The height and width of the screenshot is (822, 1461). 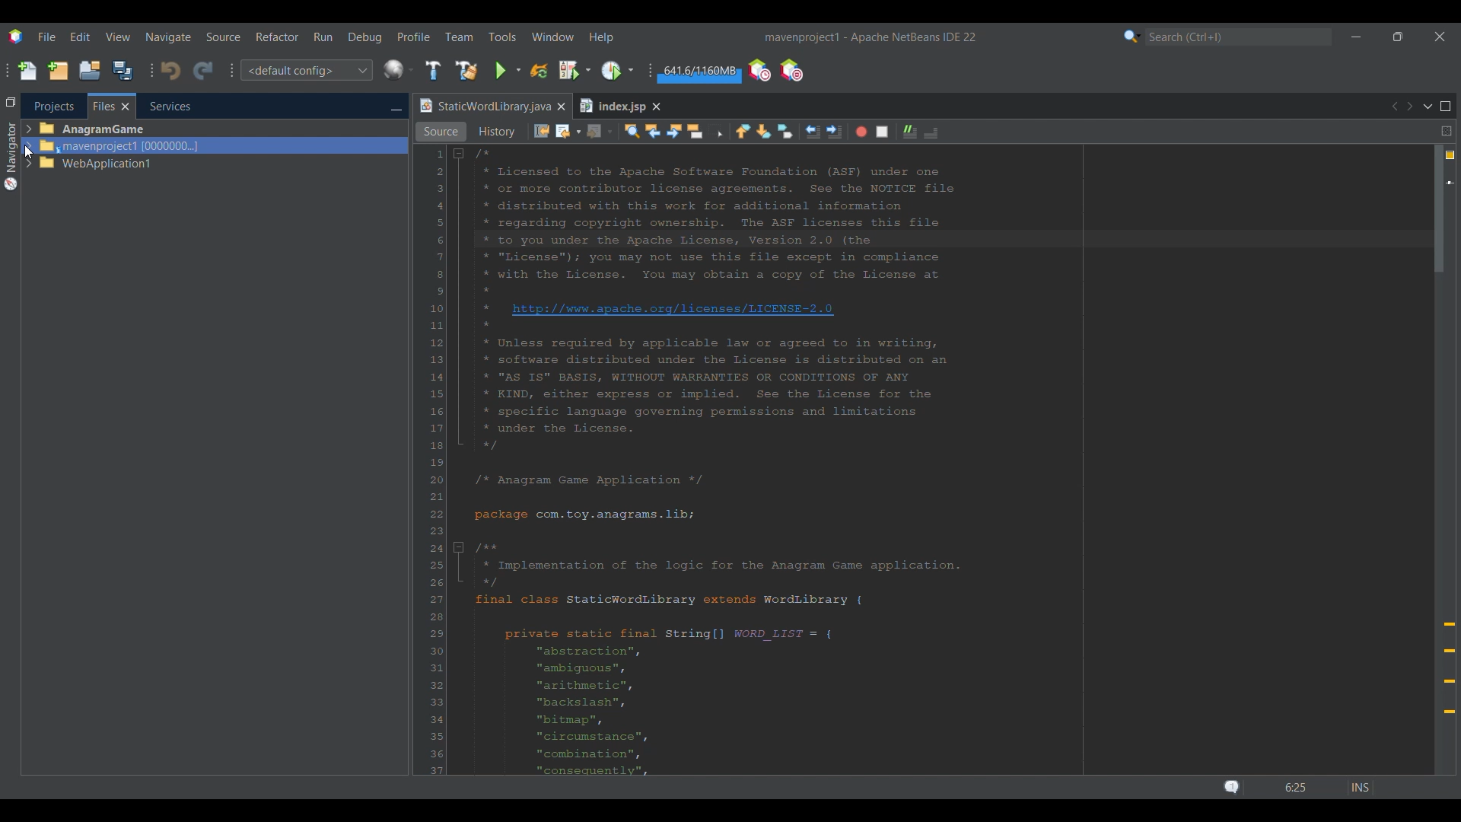 I want to click on Services, current tab highlighted, so click(x=162, y=106).